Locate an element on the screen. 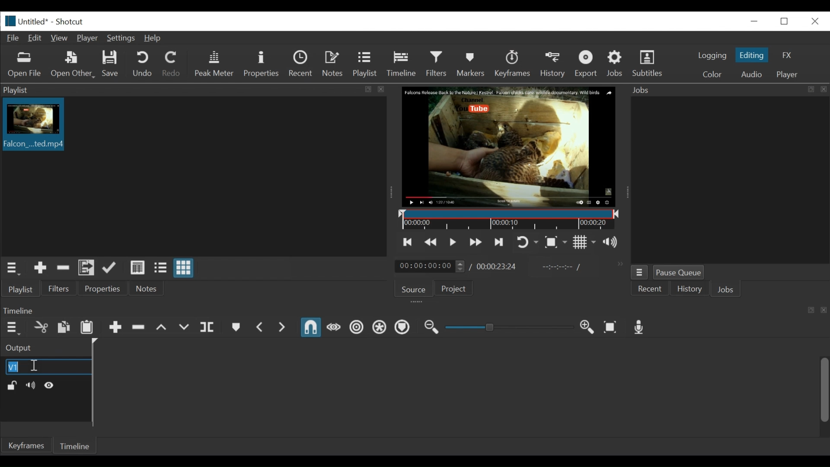 The image size is (830, 467). Record audio is located at coordinates (640, 327).